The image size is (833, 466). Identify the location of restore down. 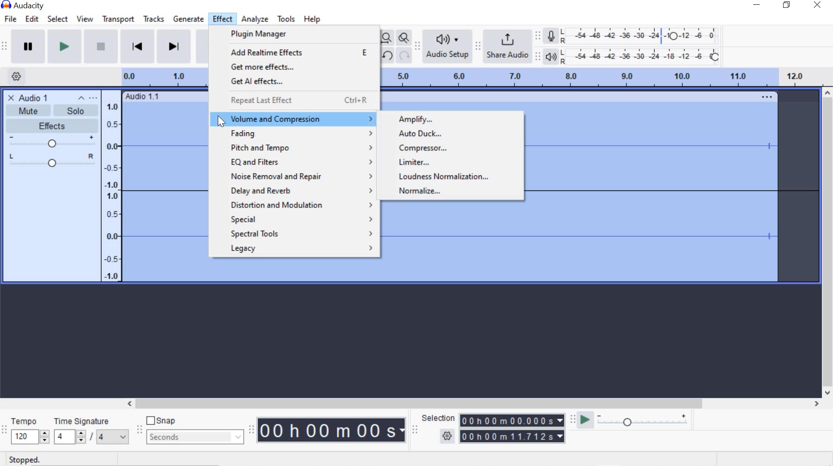
(788, 5).